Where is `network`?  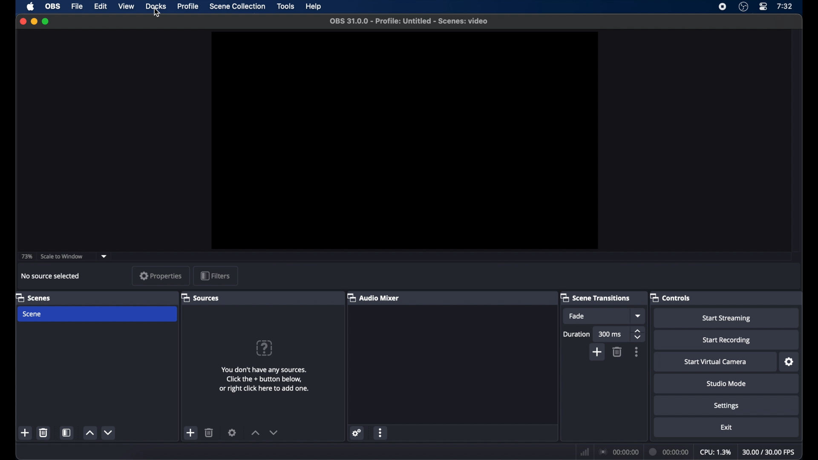 network is located at coordinates (585, 451).